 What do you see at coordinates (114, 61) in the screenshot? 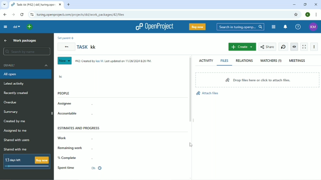
I see `#42: Created by kas M. Last updated on 11/26/2024 8:26 PM.` at bounding box center [114, 61].